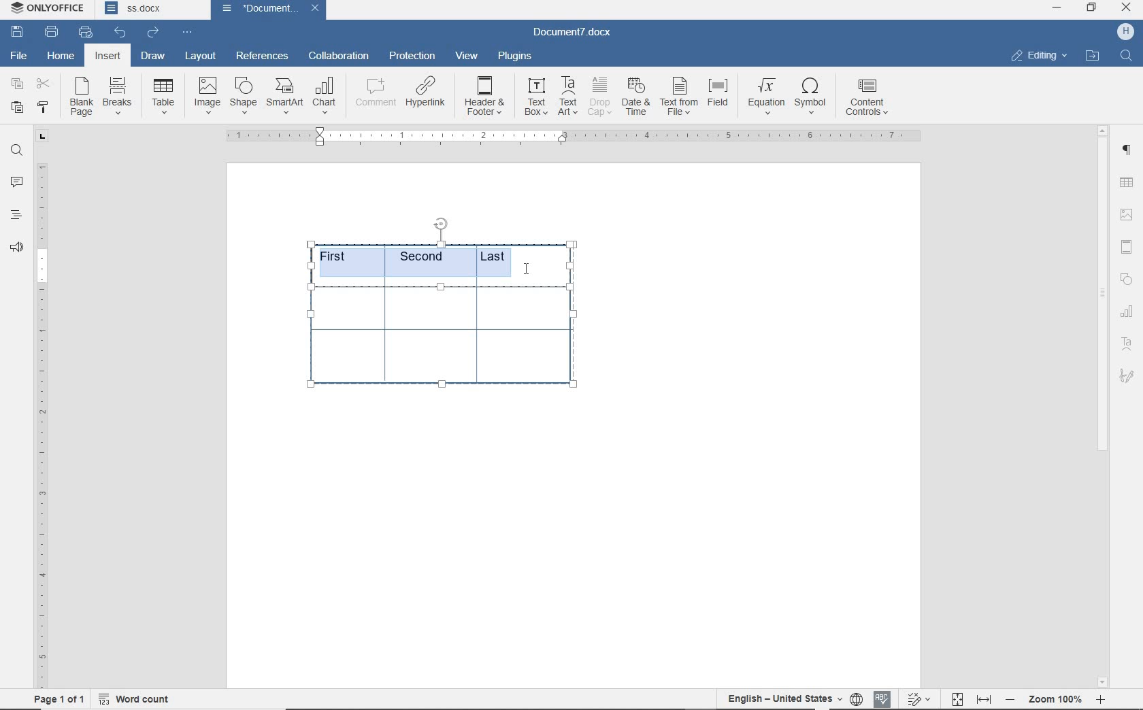  I want to click on Table, so click(165, 97).